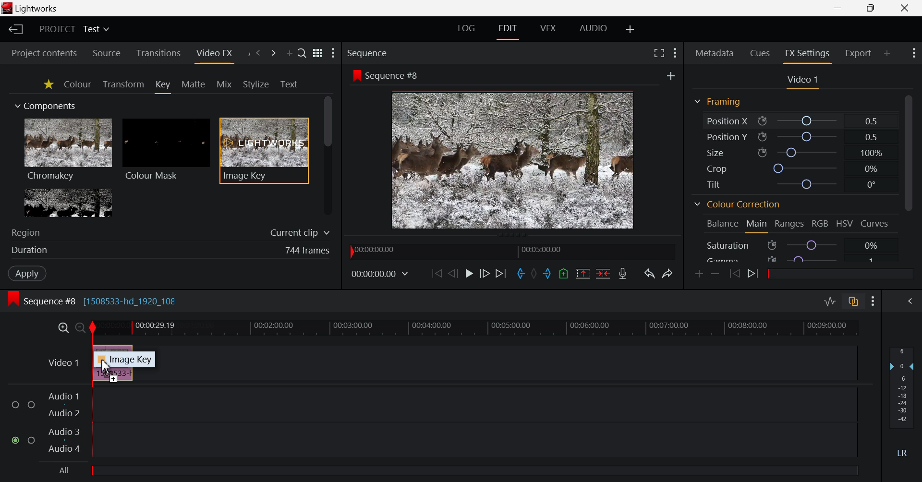 The image size is (922, 482). Describe the element at coordinates (805, 184) in the screenshot. I see `tilt` at that location.